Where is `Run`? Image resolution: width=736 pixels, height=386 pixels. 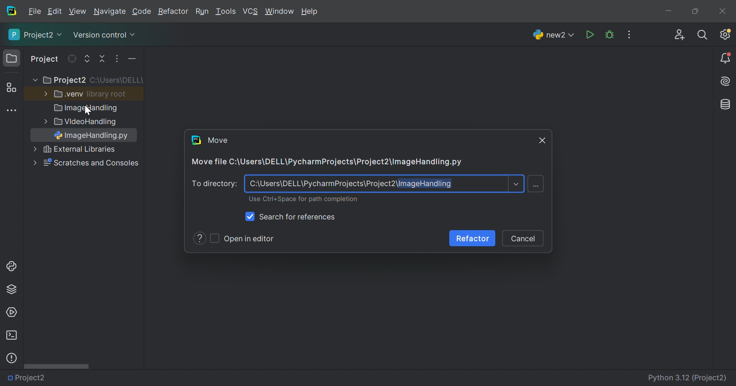 Run is located at coordinates (202, 12).